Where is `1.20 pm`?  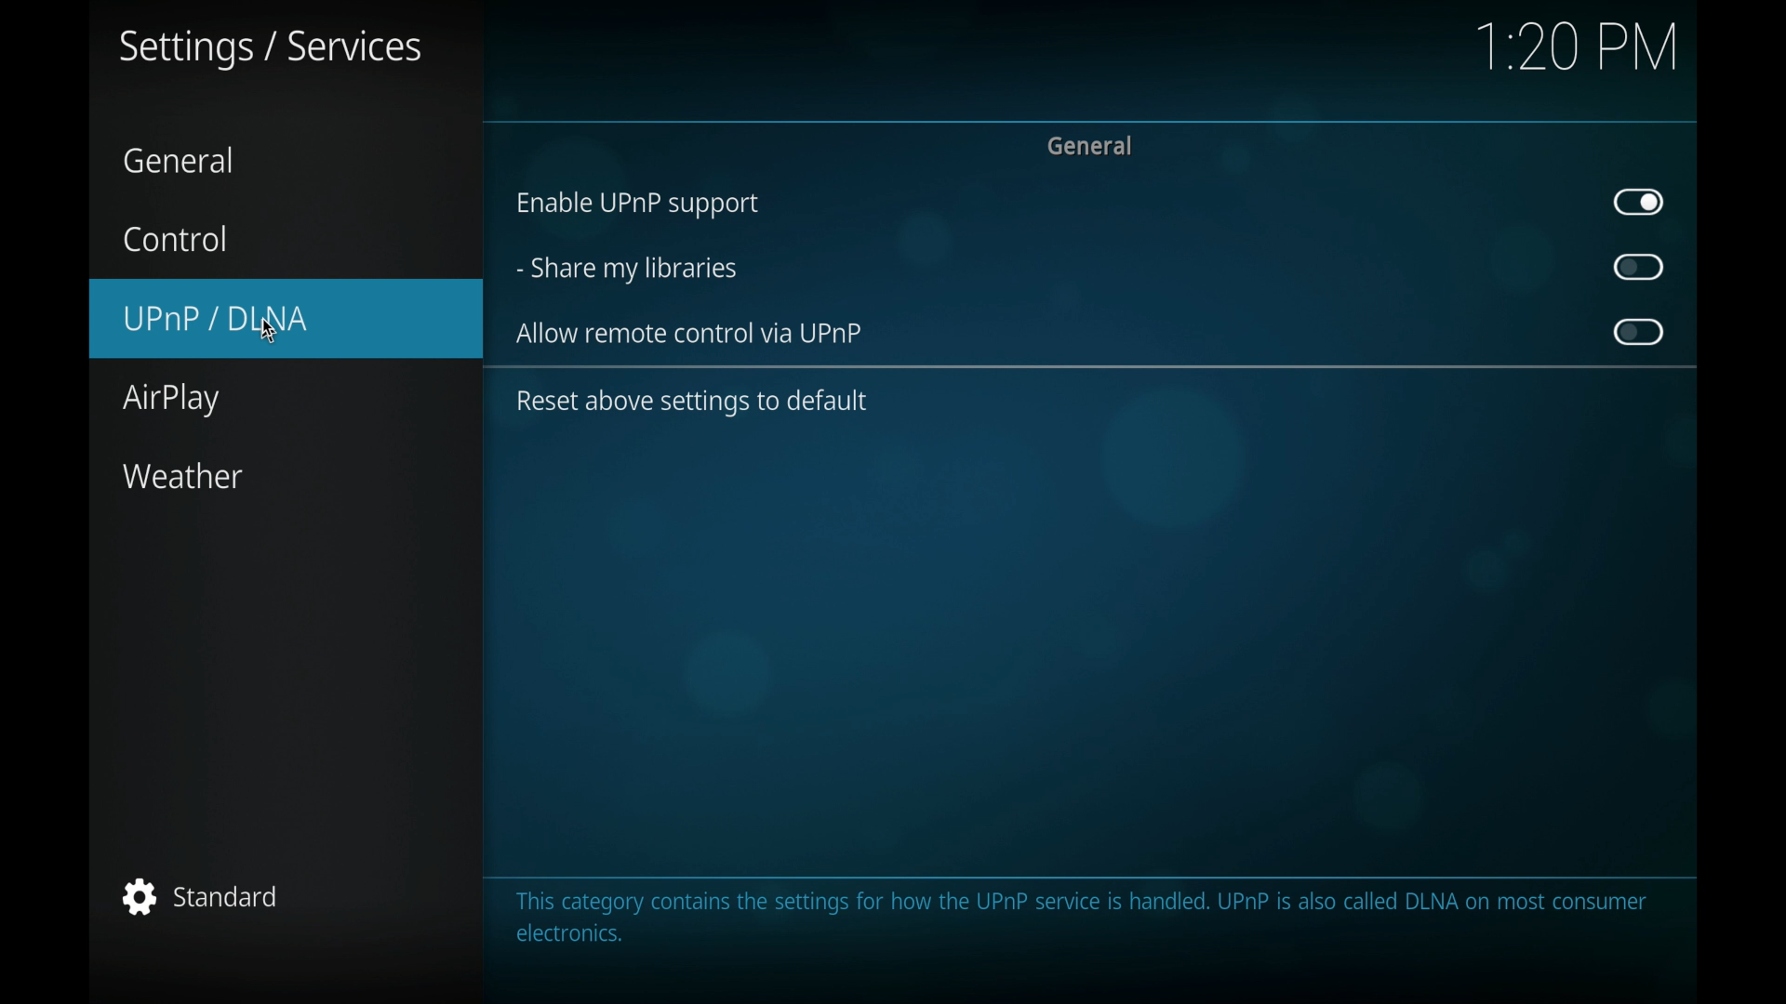 1.20 pm is located at coordinates (1579, 49).